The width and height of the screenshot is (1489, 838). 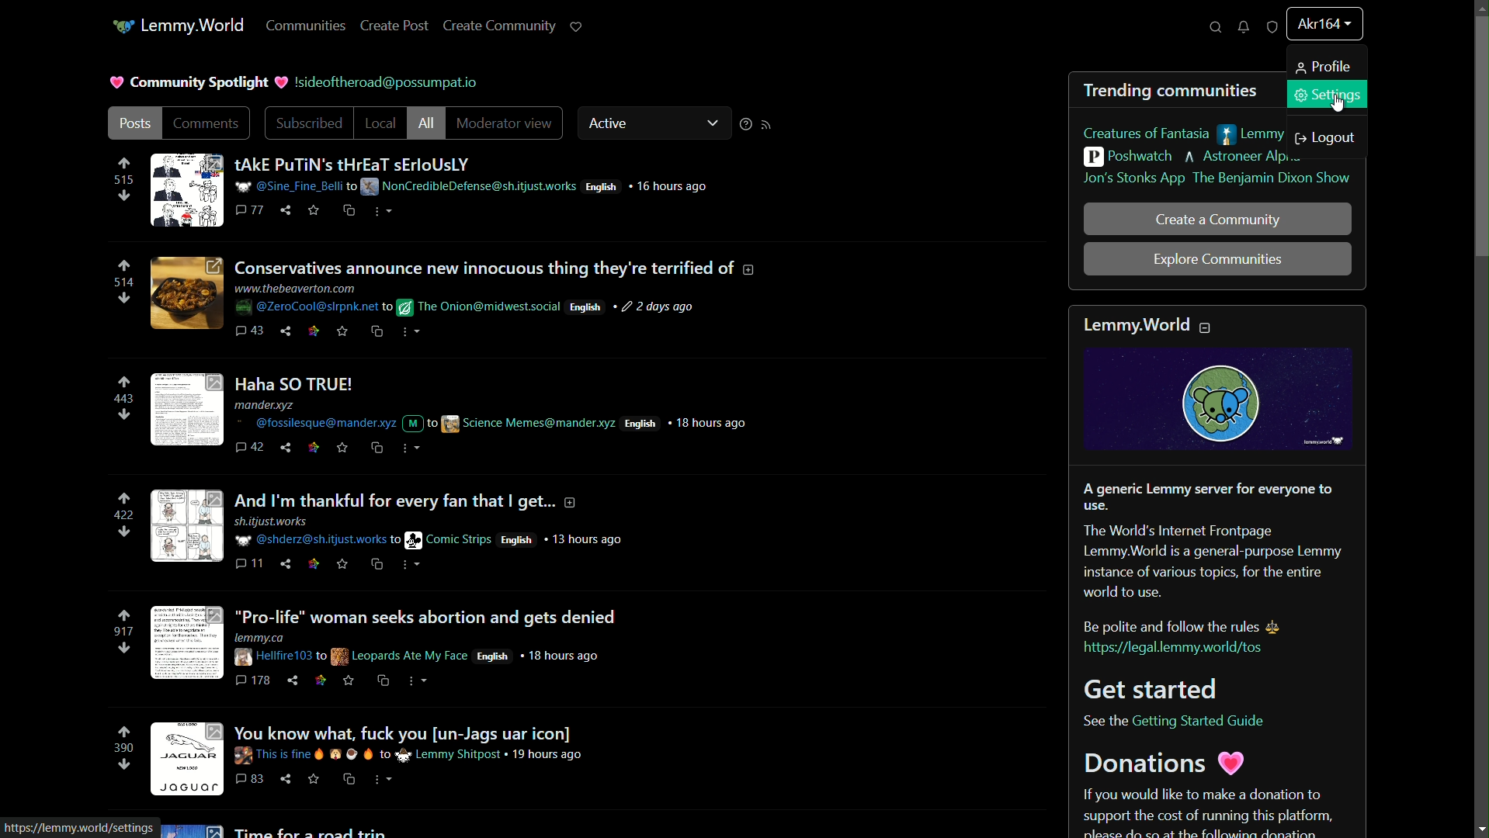 What do you see at coordinates (121, 181) in the screenshot?
I see `number of votes` at bounding box center [121, 181].